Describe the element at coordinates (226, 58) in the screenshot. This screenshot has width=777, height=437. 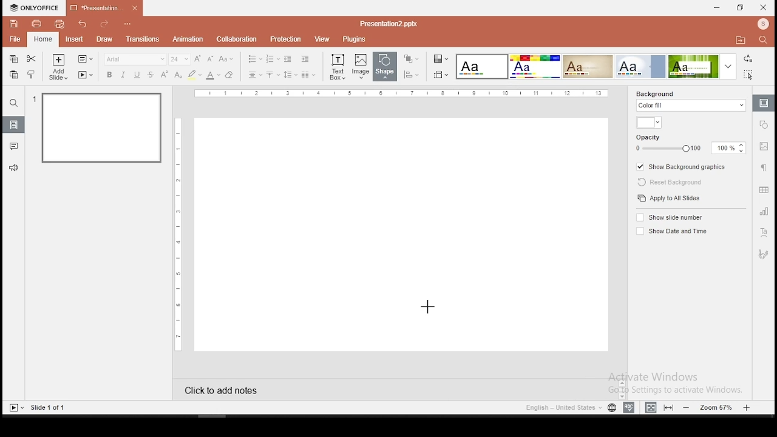
I see `change case` at that location.